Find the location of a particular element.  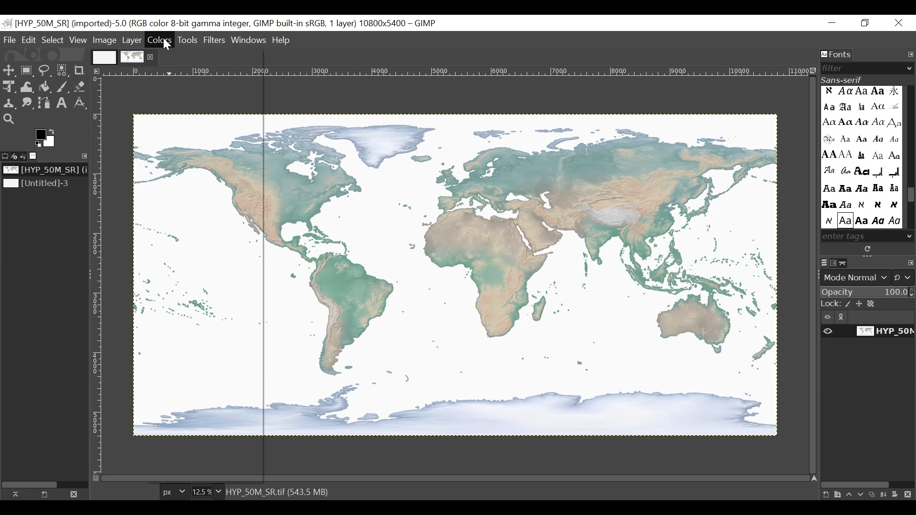

Image Display is located at coordinates (124, 56).